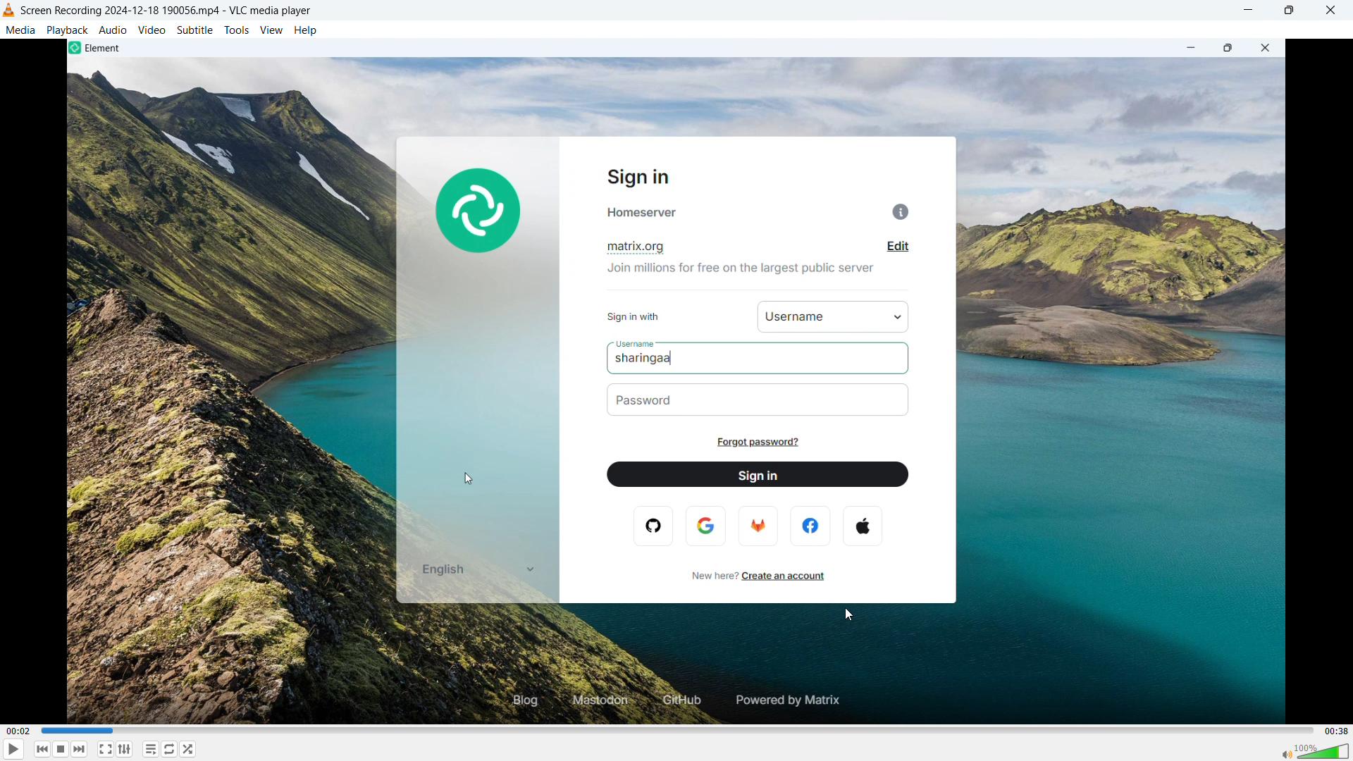  I want to click on cursor, so click(852, 617).